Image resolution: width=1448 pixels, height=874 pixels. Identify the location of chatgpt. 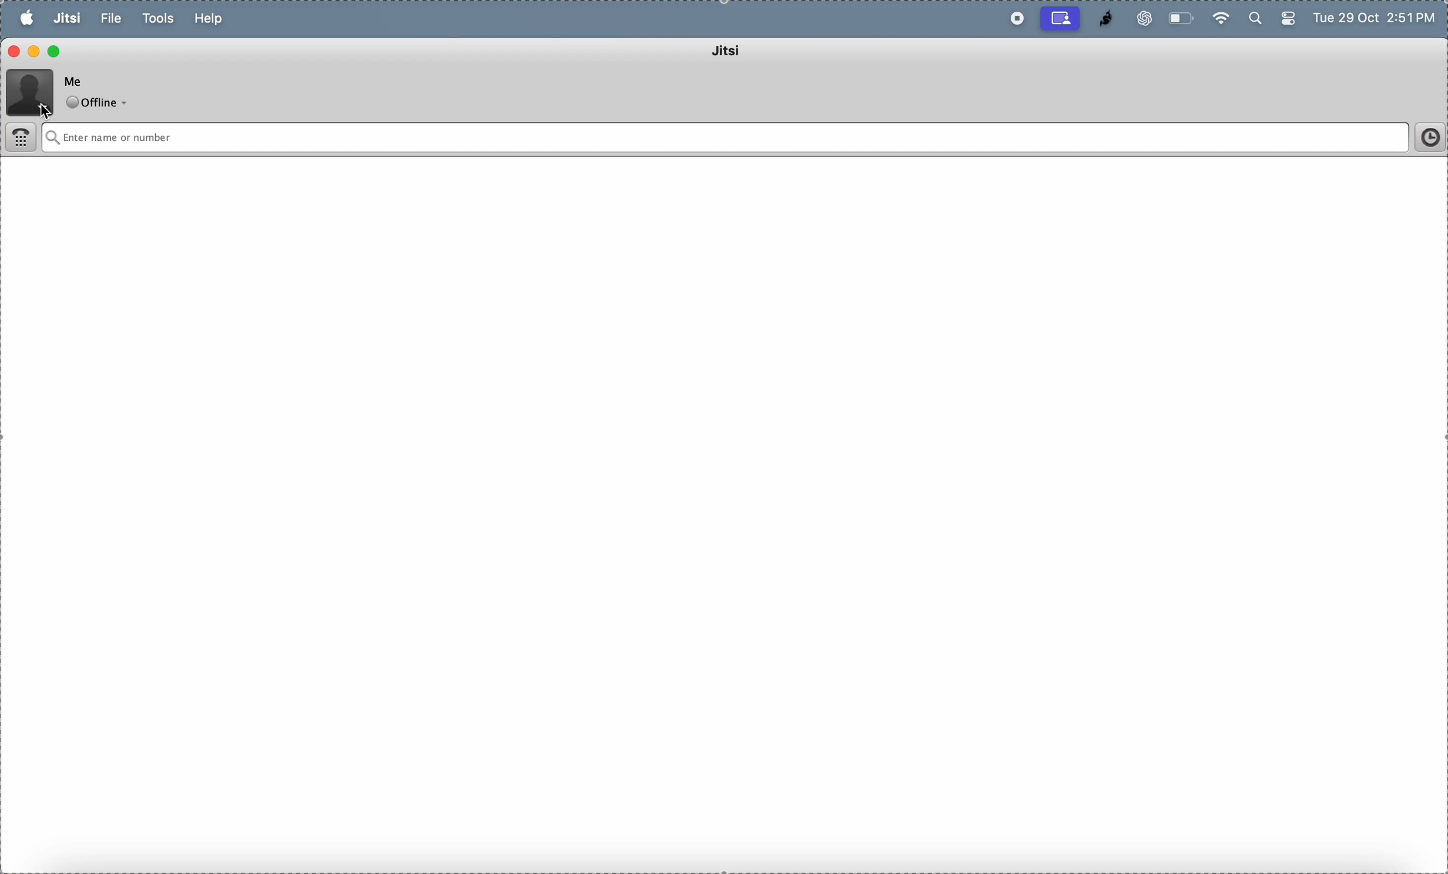
(1139, 18).